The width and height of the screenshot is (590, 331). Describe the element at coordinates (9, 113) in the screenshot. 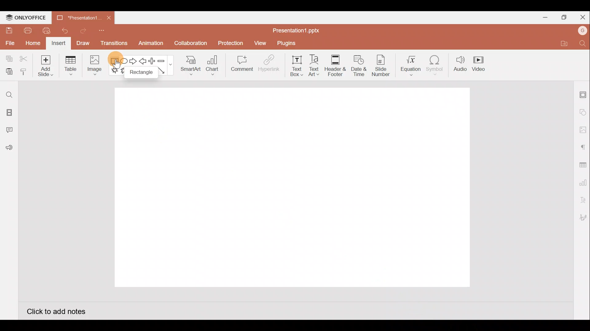

I see `Slides` at that location.